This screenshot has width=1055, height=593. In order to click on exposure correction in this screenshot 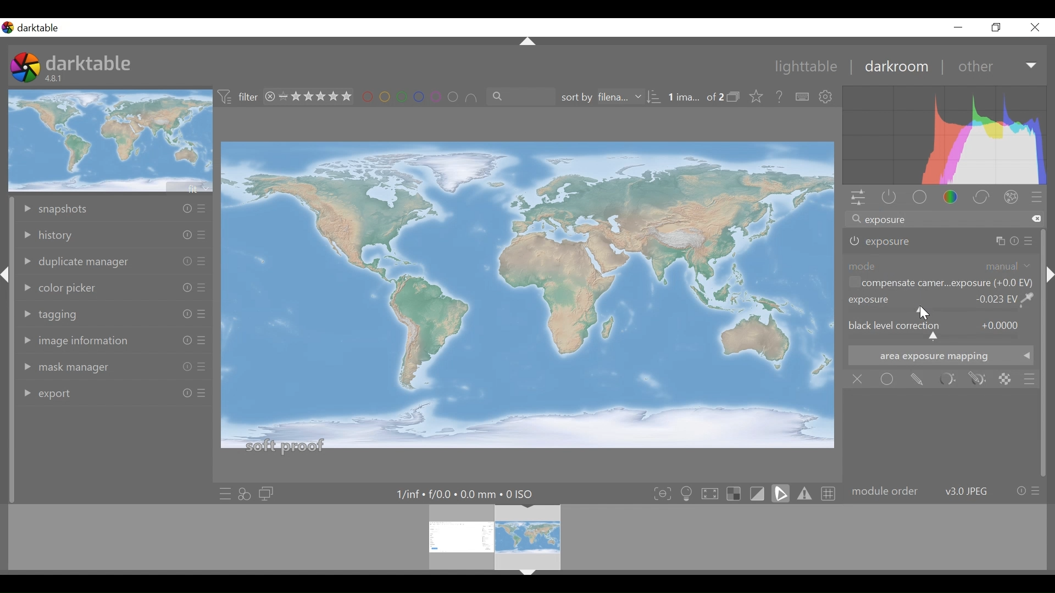, I will do `click(942, 304)`.